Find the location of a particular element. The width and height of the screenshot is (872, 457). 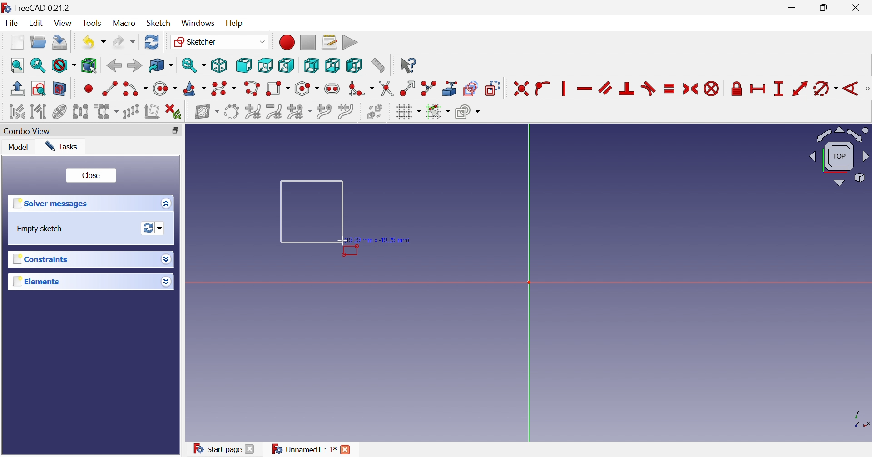

Elements is located at coordinates (36, 282).